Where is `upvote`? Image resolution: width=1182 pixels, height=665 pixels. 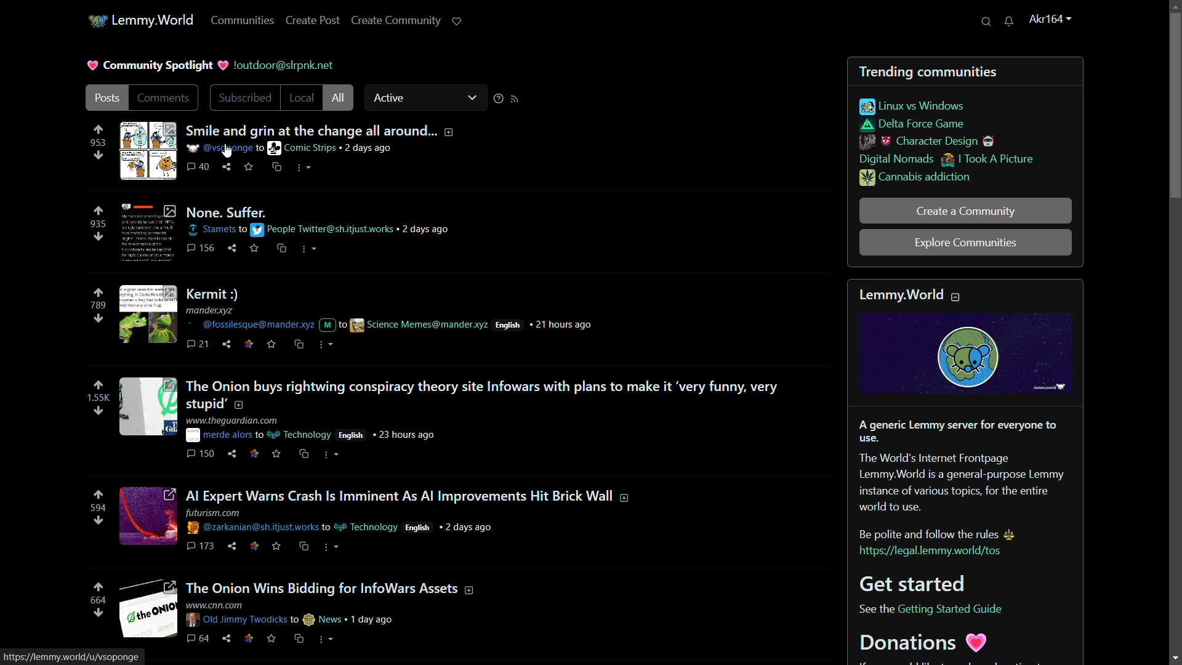 upvote is located at coordinates (98, 130).